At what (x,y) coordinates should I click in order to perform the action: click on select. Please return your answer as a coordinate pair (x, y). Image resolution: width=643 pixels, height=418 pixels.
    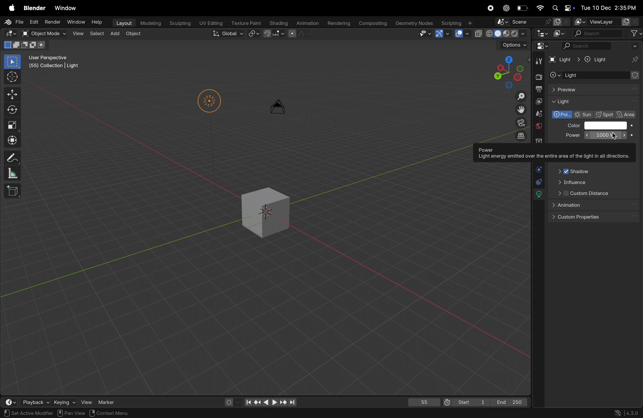
    Looking at the image, I should click on (97, 35).